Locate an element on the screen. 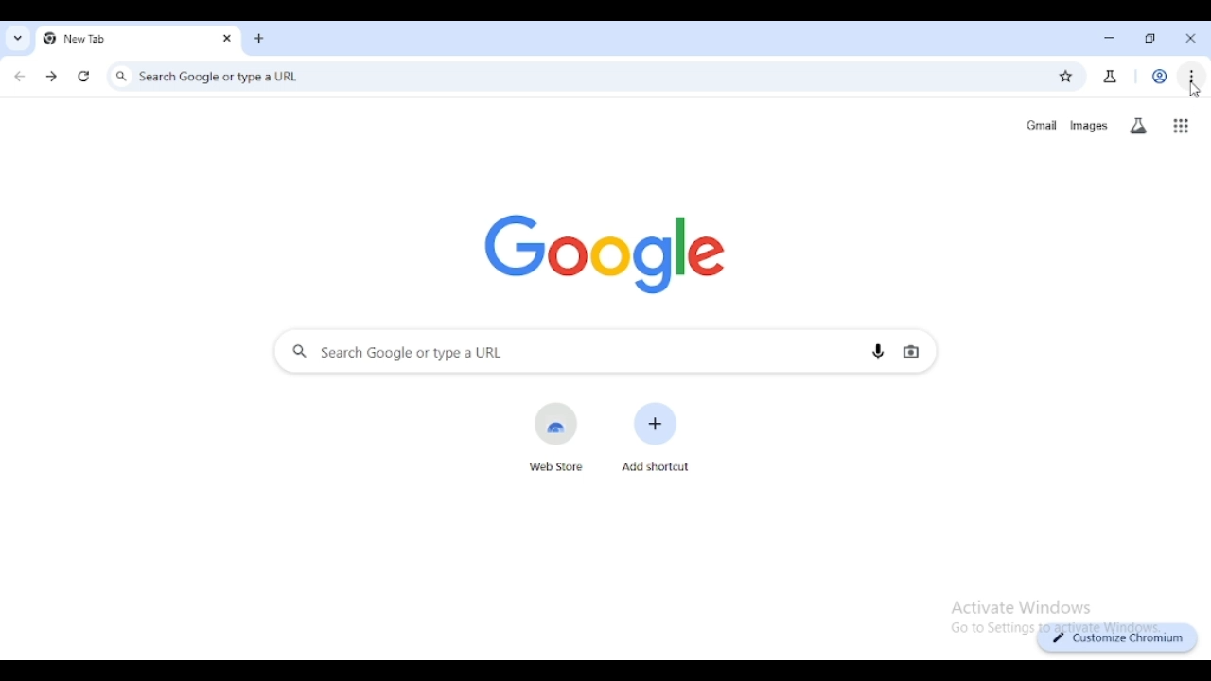  minimize is located at coordinates (1110, 39).